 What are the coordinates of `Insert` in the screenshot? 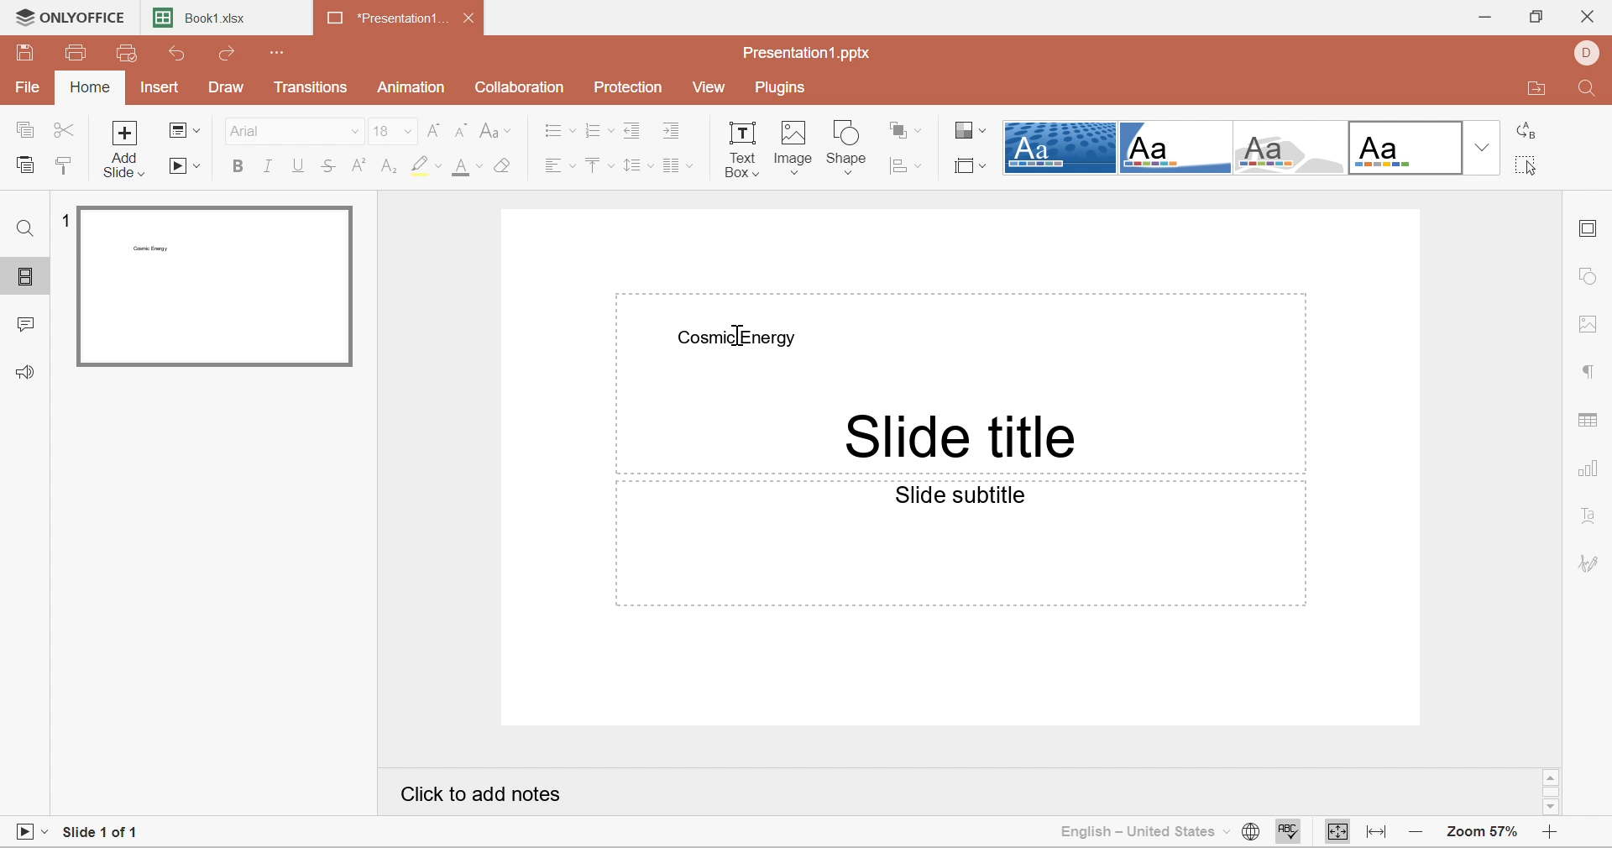 It's located at (158, 90).